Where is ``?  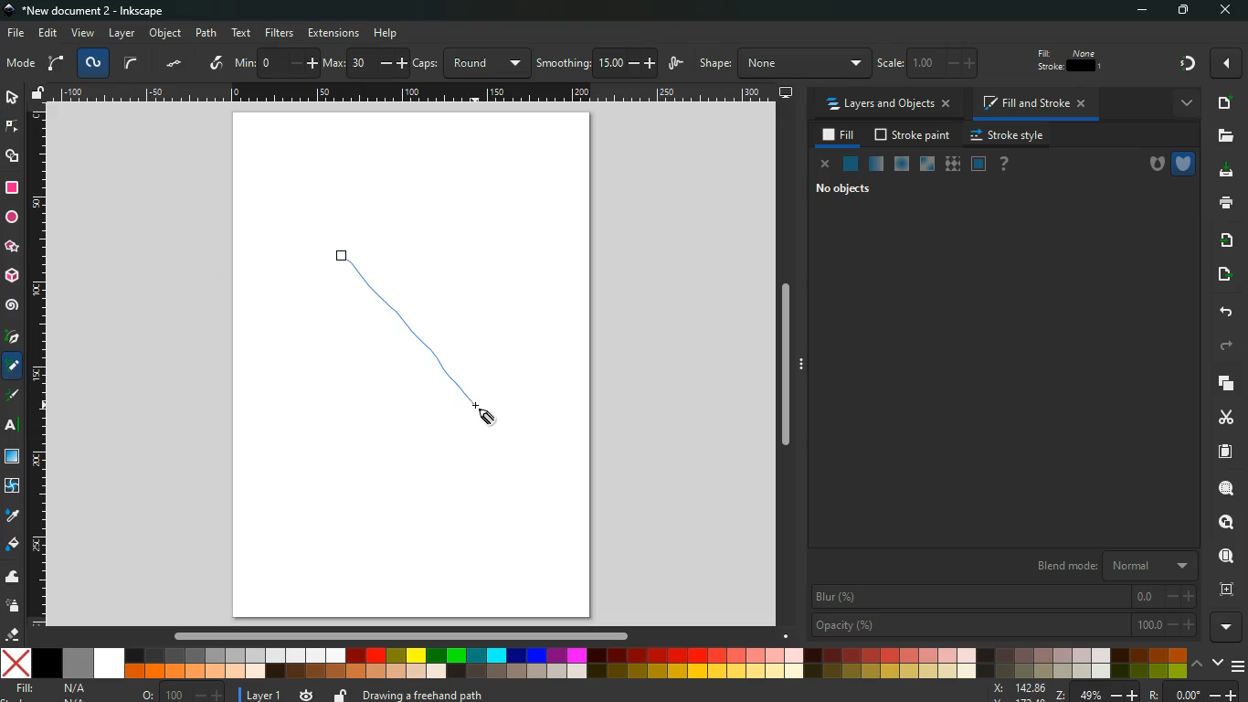  is located at coordinates (386, 32).